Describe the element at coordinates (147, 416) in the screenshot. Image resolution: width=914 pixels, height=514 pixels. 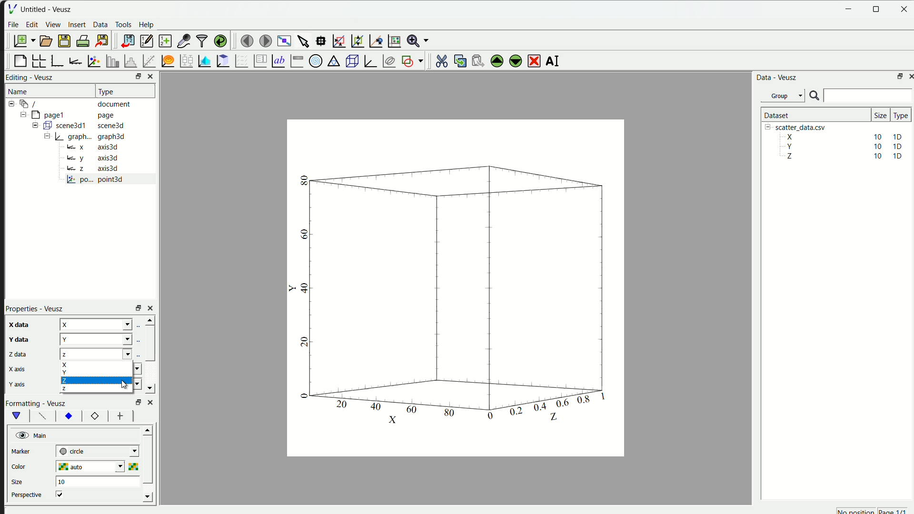
I see `left right button` at that location.